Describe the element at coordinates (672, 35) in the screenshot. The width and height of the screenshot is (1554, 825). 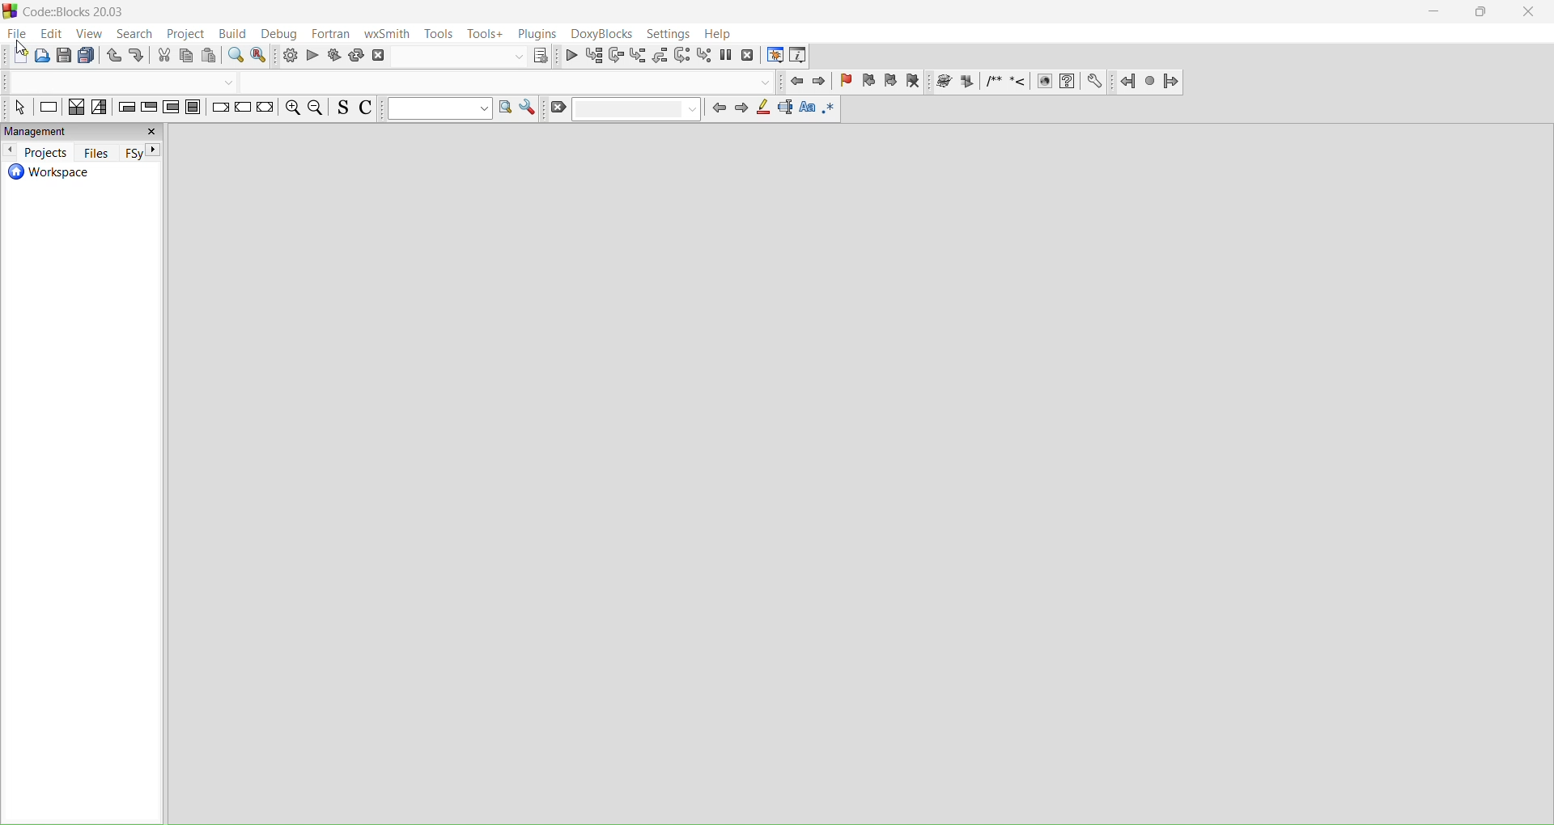
I see `settings` at that location.